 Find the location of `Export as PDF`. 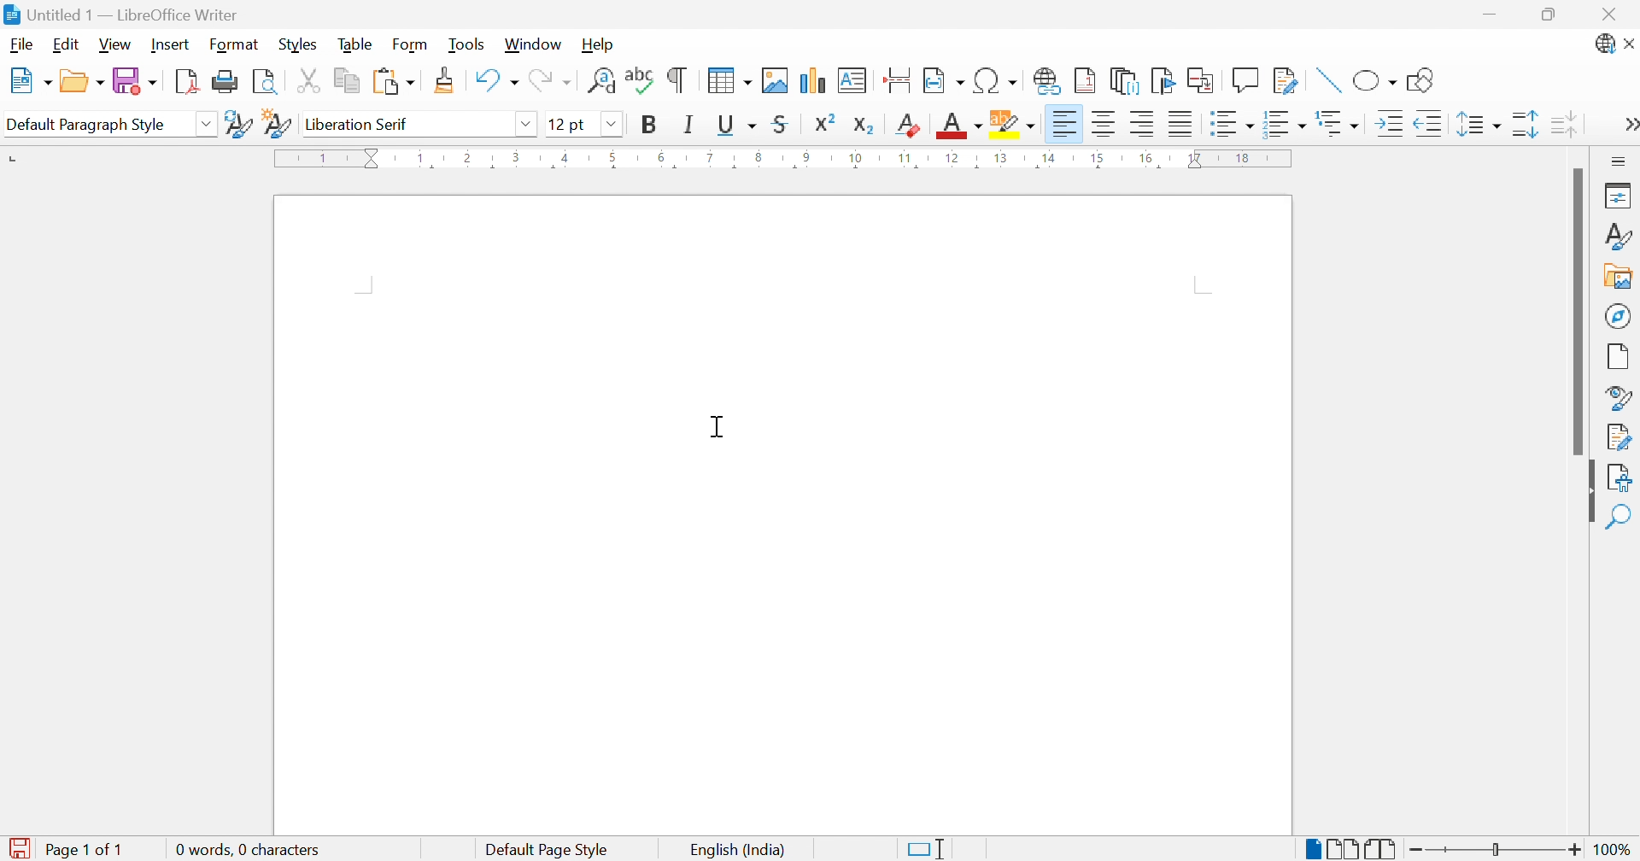

Export as PDF is located at coordinates (185, 80).